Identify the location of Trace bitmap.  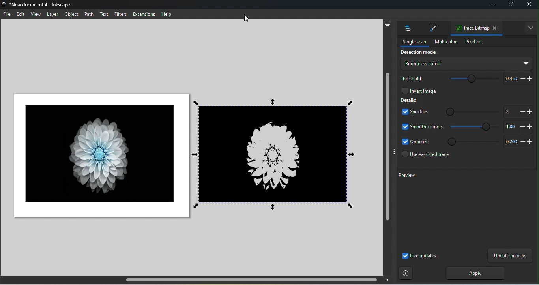
(470, 28).